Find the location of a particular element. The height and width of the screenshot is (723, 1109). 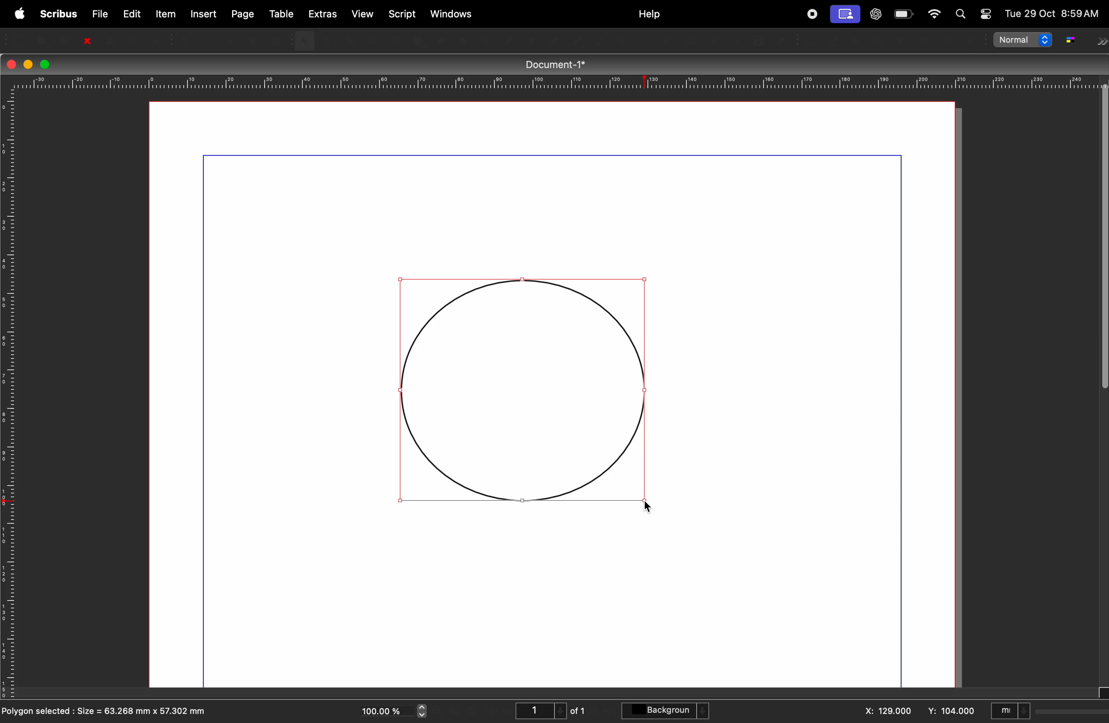

help is located at coordinates (649, 14).